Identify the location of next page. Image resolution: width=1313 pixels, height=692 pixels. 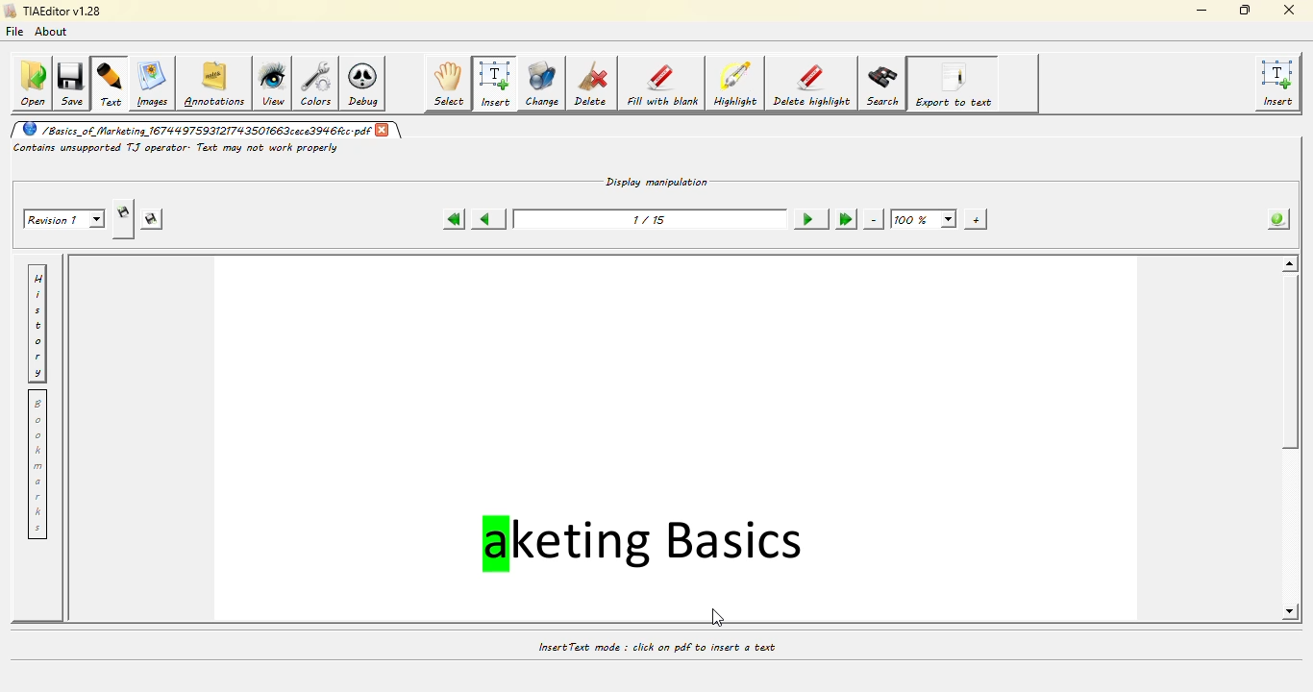
(805, 218).